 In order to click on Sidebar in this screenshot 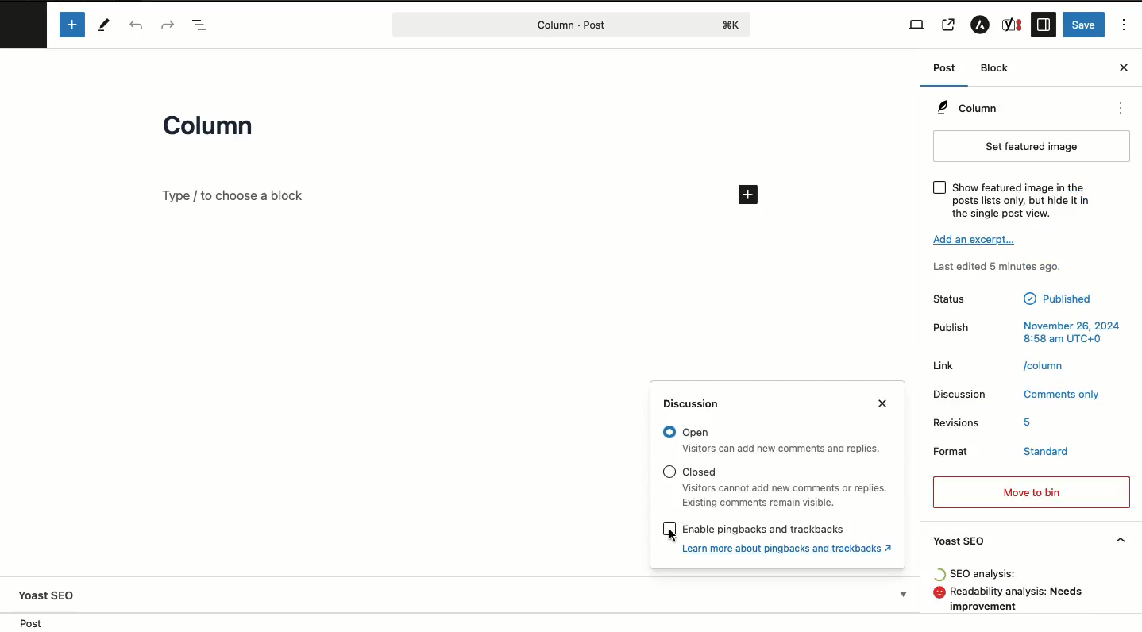, I will do `click(1044, 25)`.